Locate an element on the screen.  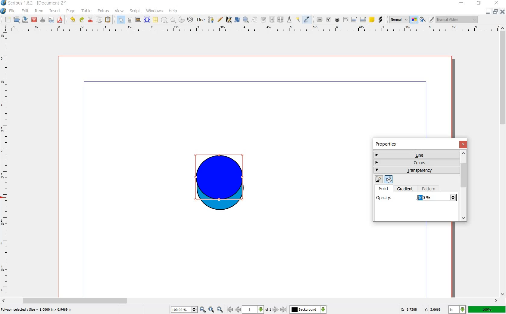
help is located at coordinates (173, 11).